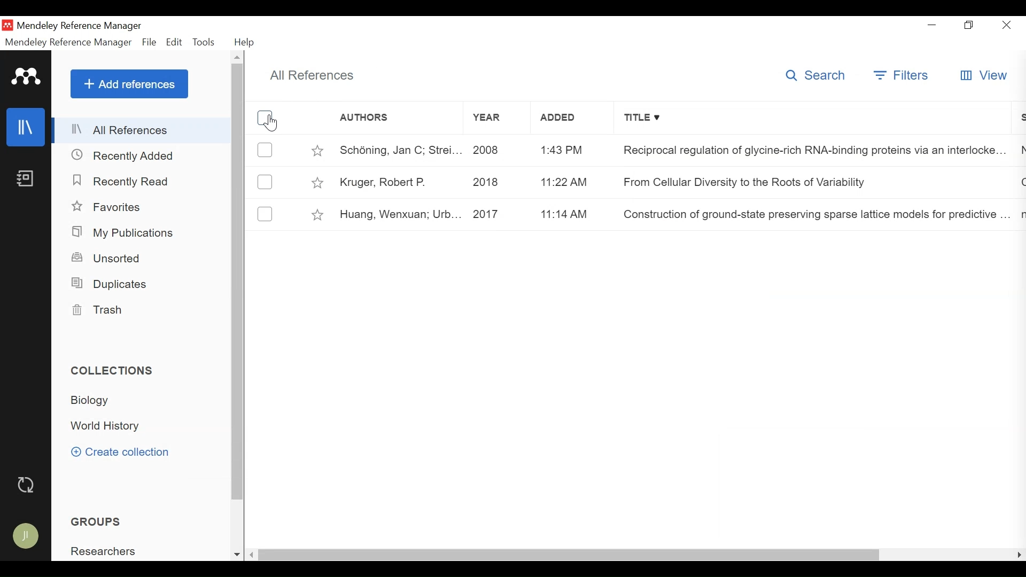  I want to click on Huang, Wenxuan; Urb..., so click(400, 214).